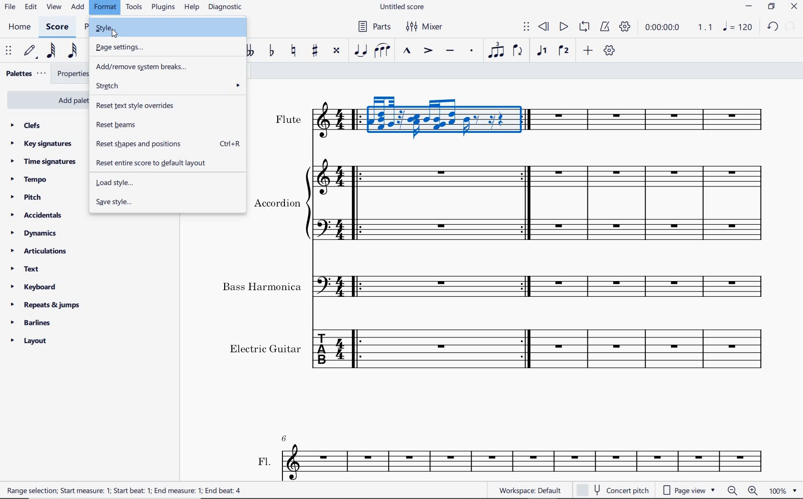  What do you see at coordinates (25, 269) in the screenshot?
I see `text` at bounding box center [25, 269].